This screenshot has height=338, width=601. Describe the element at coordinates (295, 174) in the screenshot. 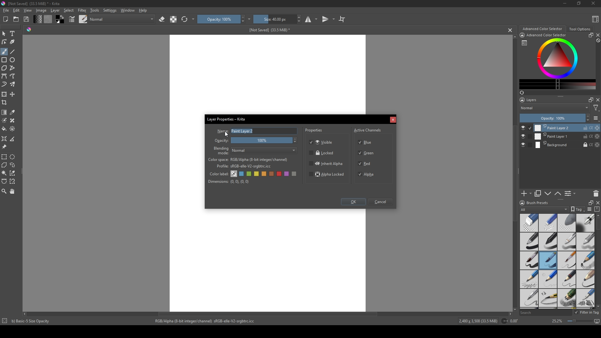

I see `grey` at that location.